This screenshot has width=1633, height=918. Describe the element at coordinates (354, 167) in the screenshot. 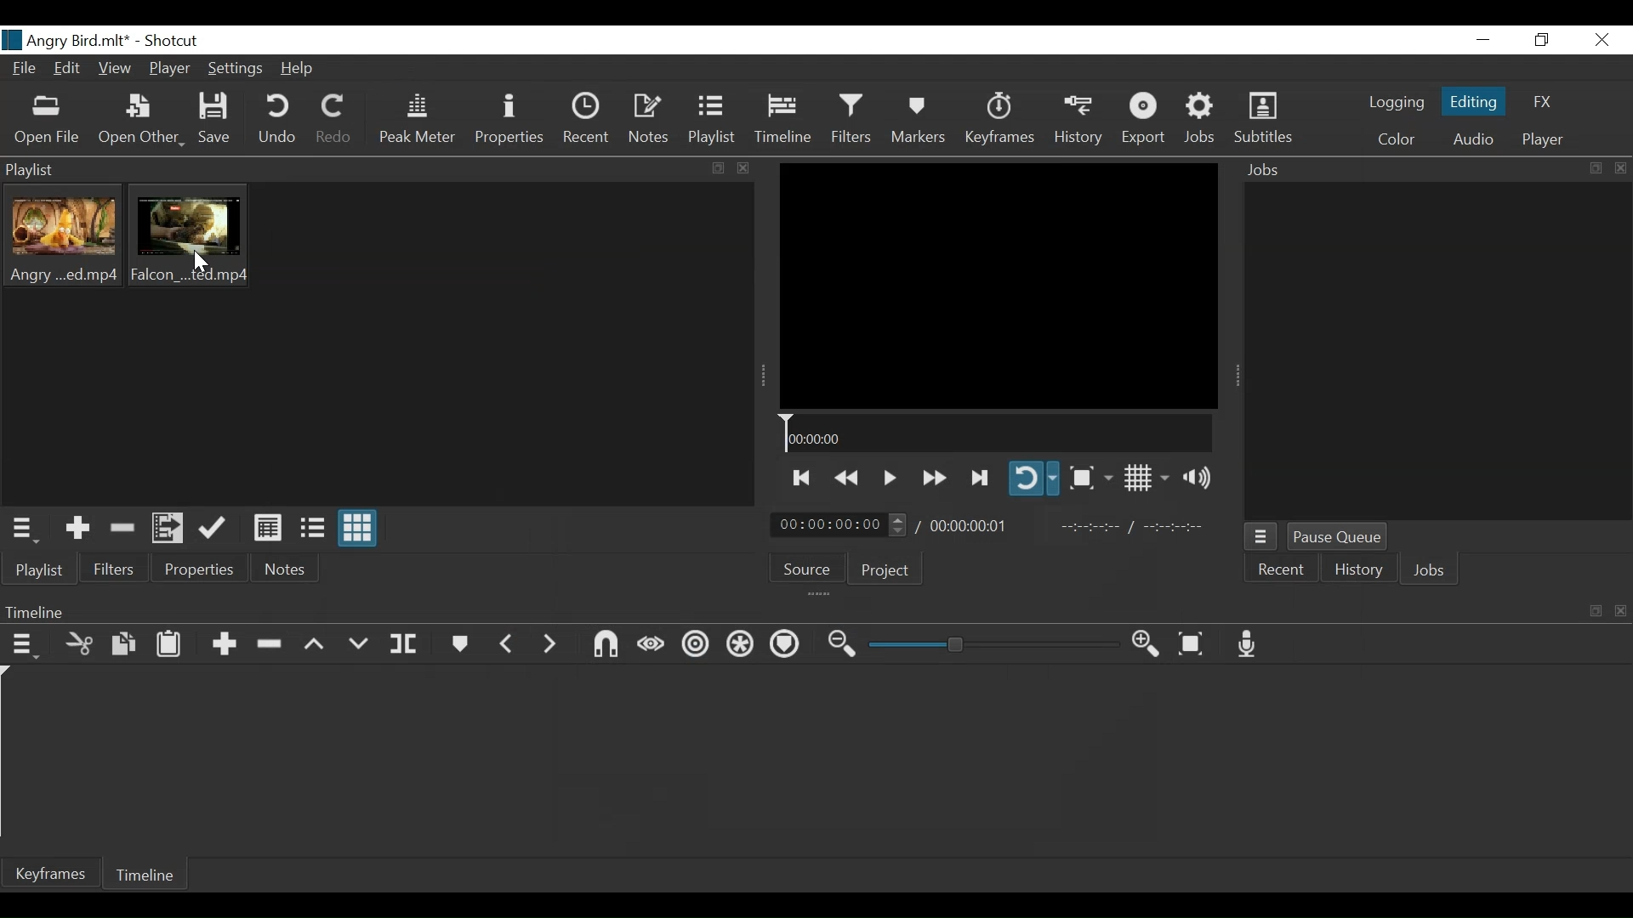

I see `Playlist Panel` at that location.